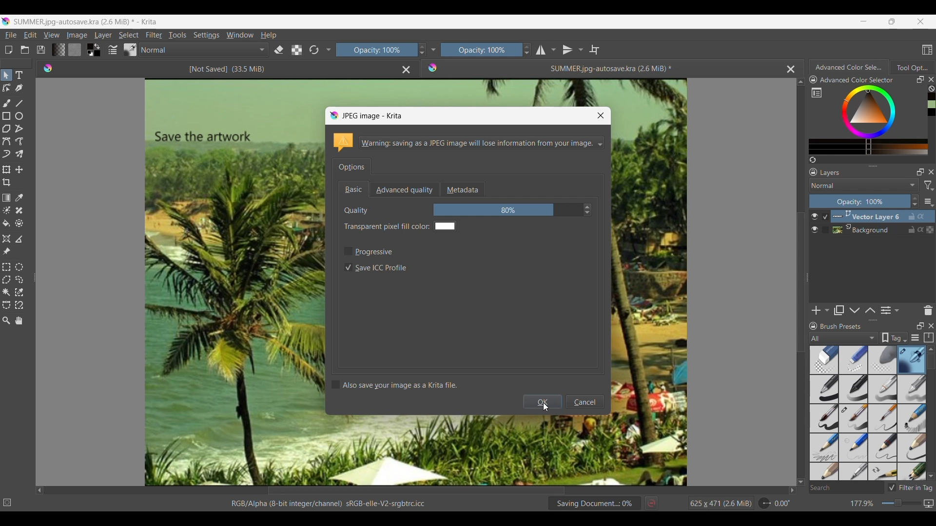 The width and height of the screenshot is (936, 526). What do you see at coordinates (931, 89) in the screenshot?
I see `Clear all color history` at bounding box center [931, 89].